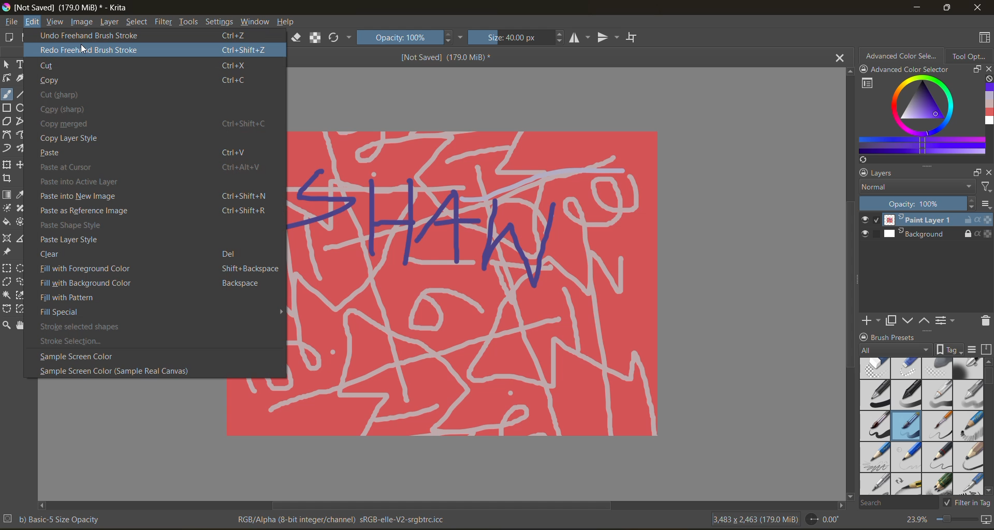 The width and height of the screenshot is (994, 530). I want to click on calligraphy, so click(22, 78).